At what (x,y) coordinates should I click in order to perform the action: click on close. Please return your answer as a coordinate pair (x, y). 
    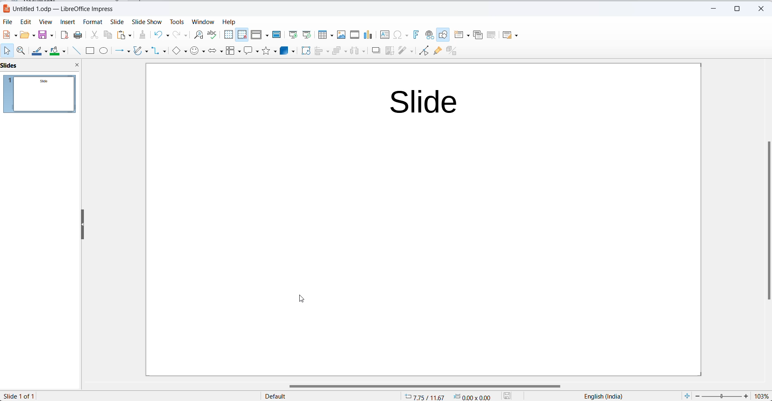
    Looking at the image, I should click on (76, 66).